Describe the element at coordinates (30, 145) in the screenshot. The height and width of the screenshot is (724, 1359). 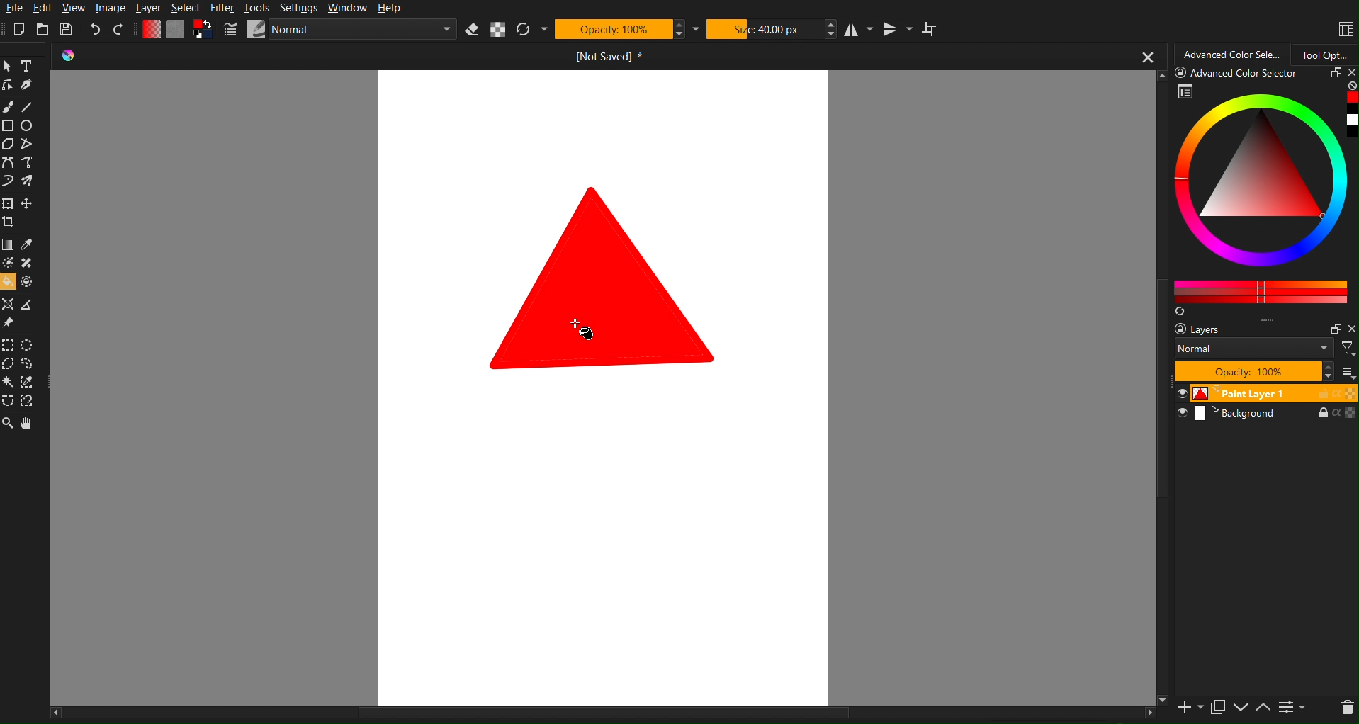
I see `polyline tool` at that location.